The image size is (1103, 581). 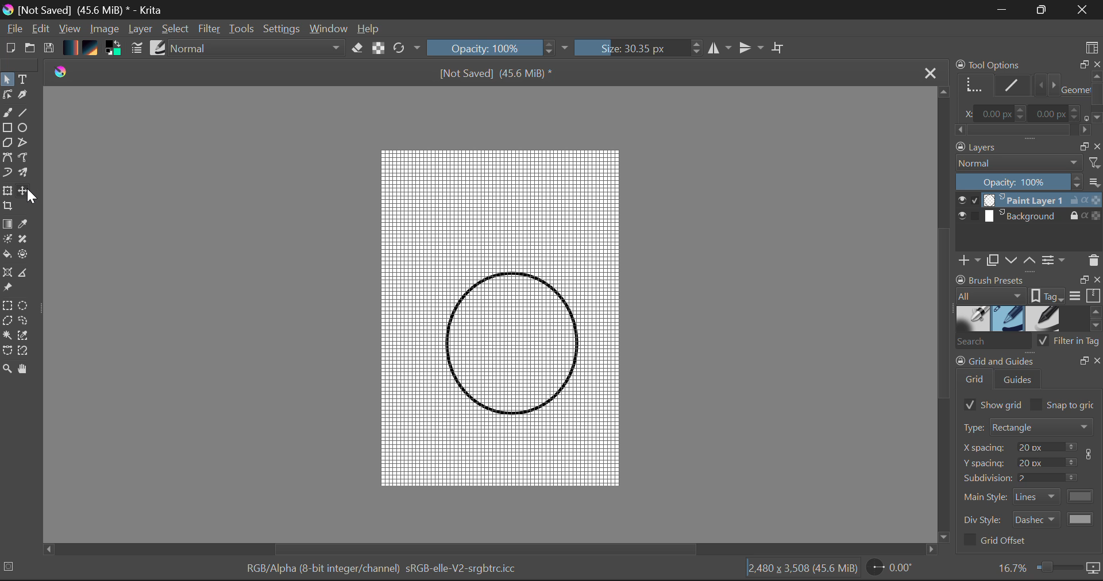 I want to click on Save, so click(x=49, y=49).